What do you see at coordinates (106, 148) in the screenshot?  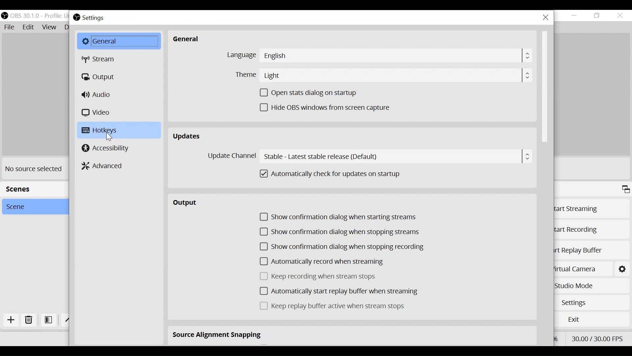 I see `Accessibility` at bounding box center [106, 148].